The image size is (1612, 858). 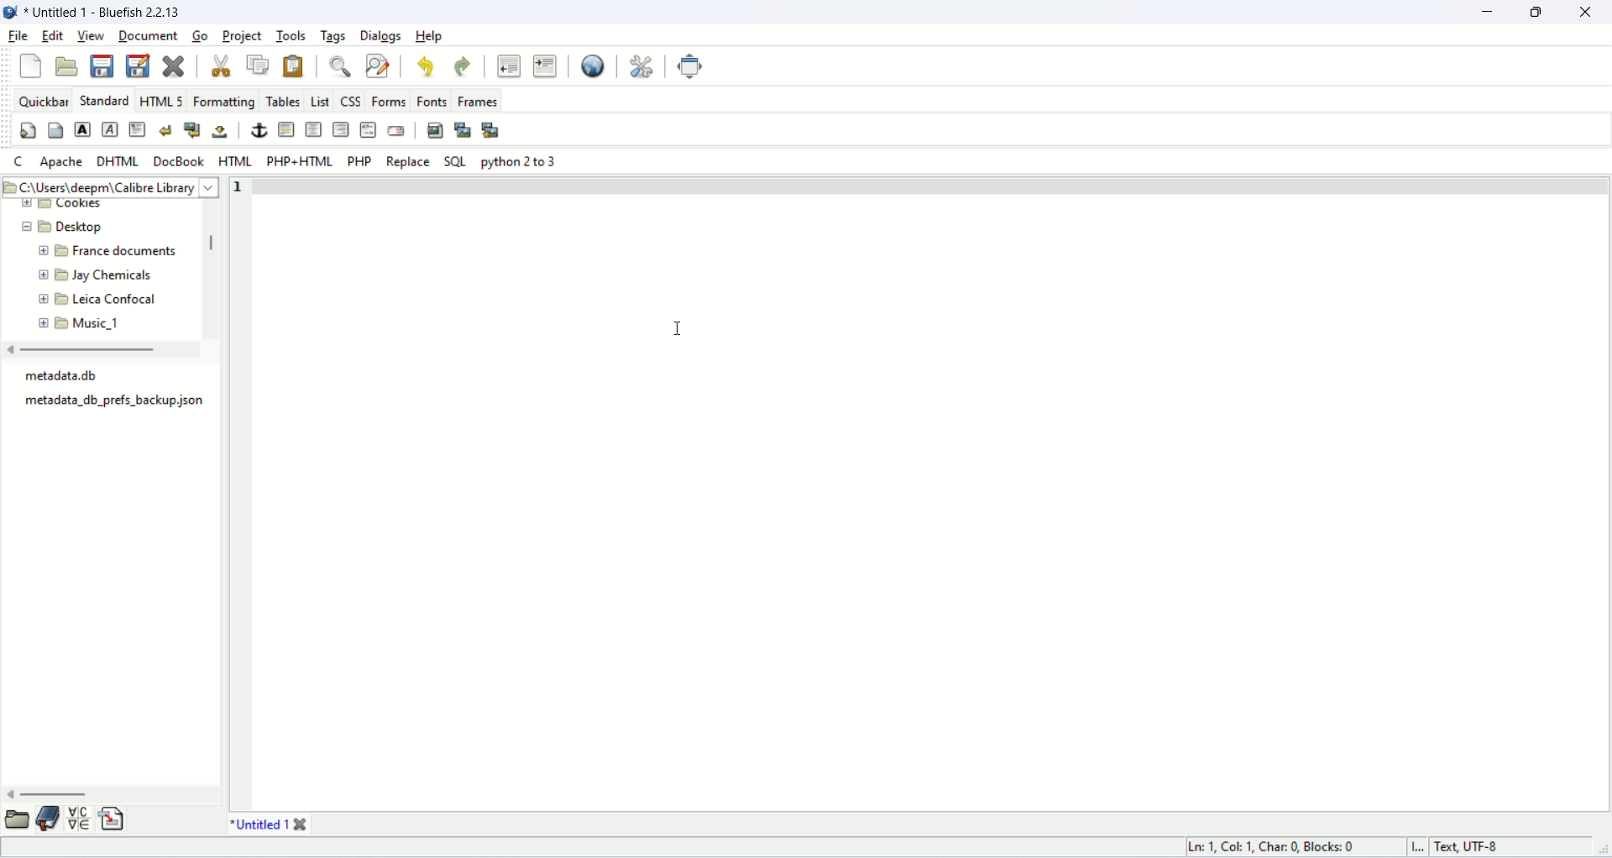 I want to click on redo, so click(x=463, y=66).